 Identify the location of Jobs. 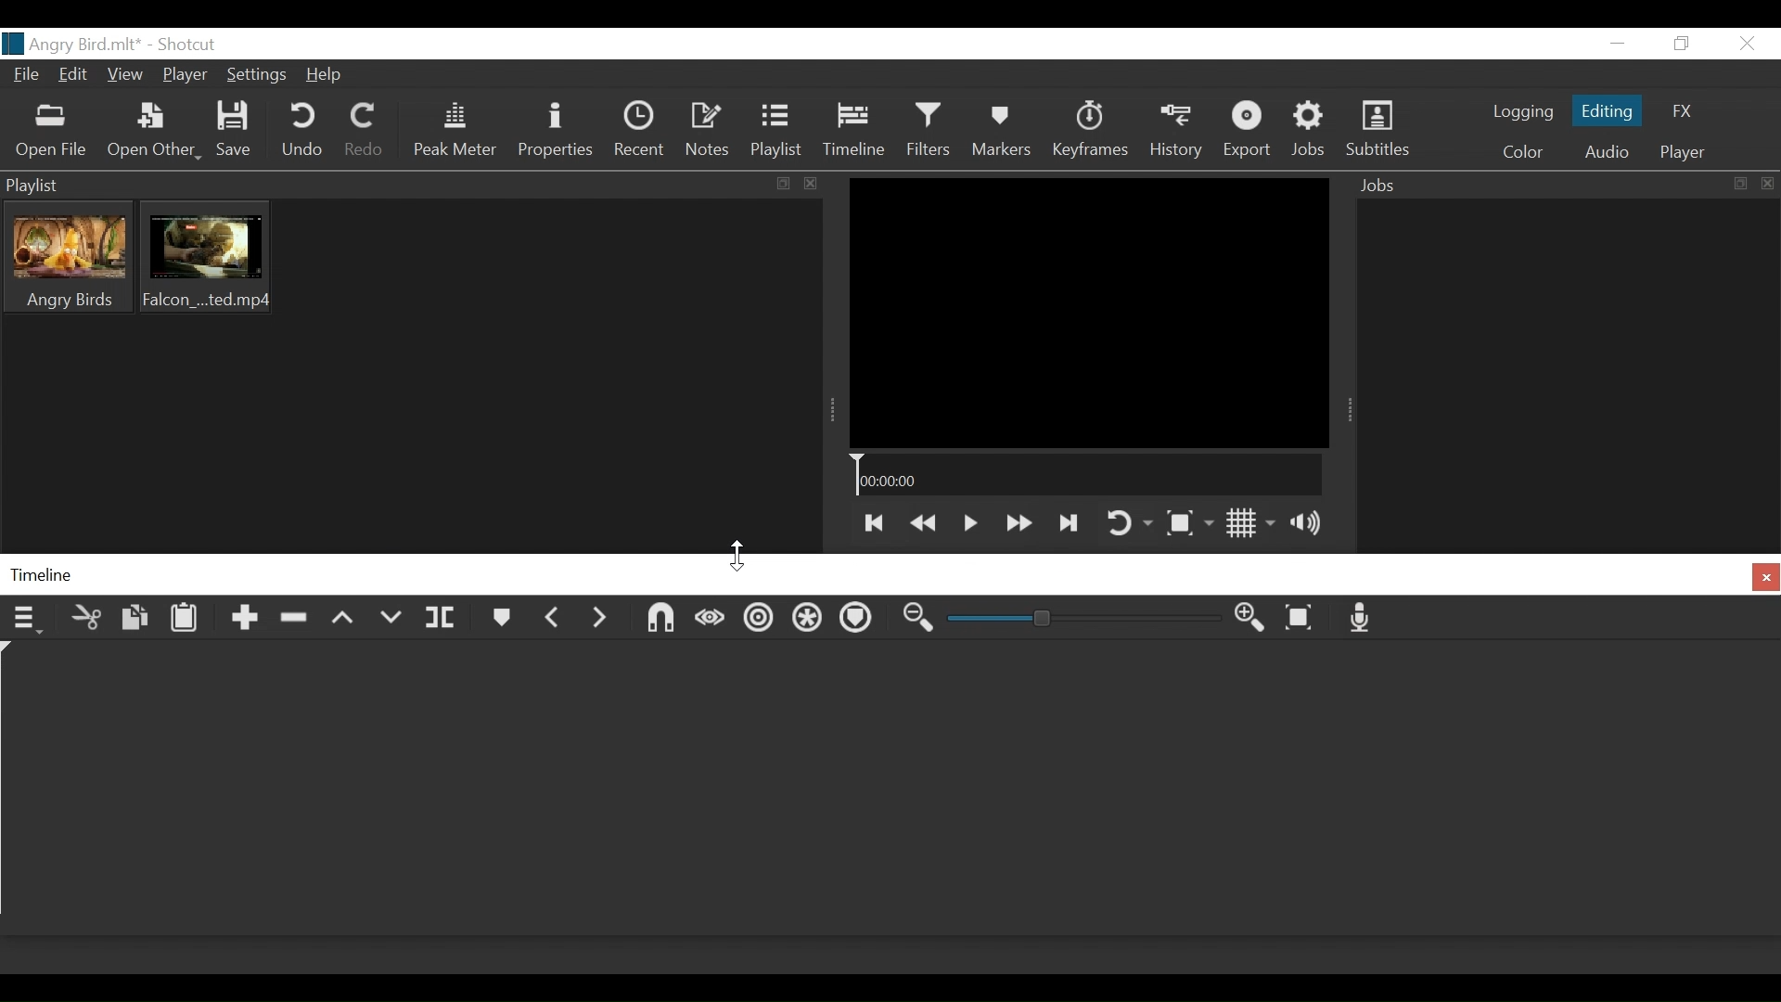
(1314, 130).